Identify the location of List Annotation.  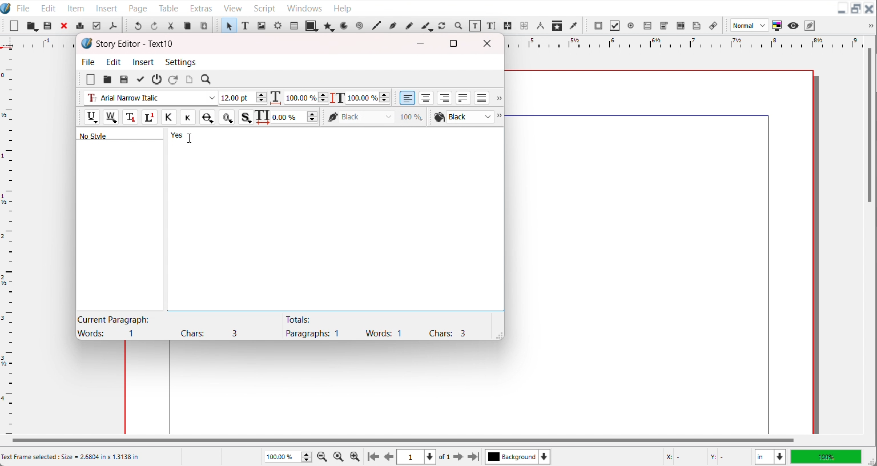
(713, 25).